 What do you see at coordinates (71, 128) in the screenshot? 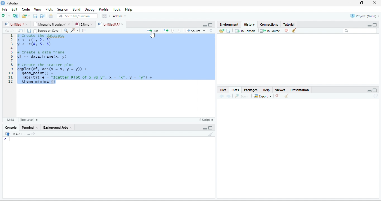
I see `close` at bounding box center [71, 128].